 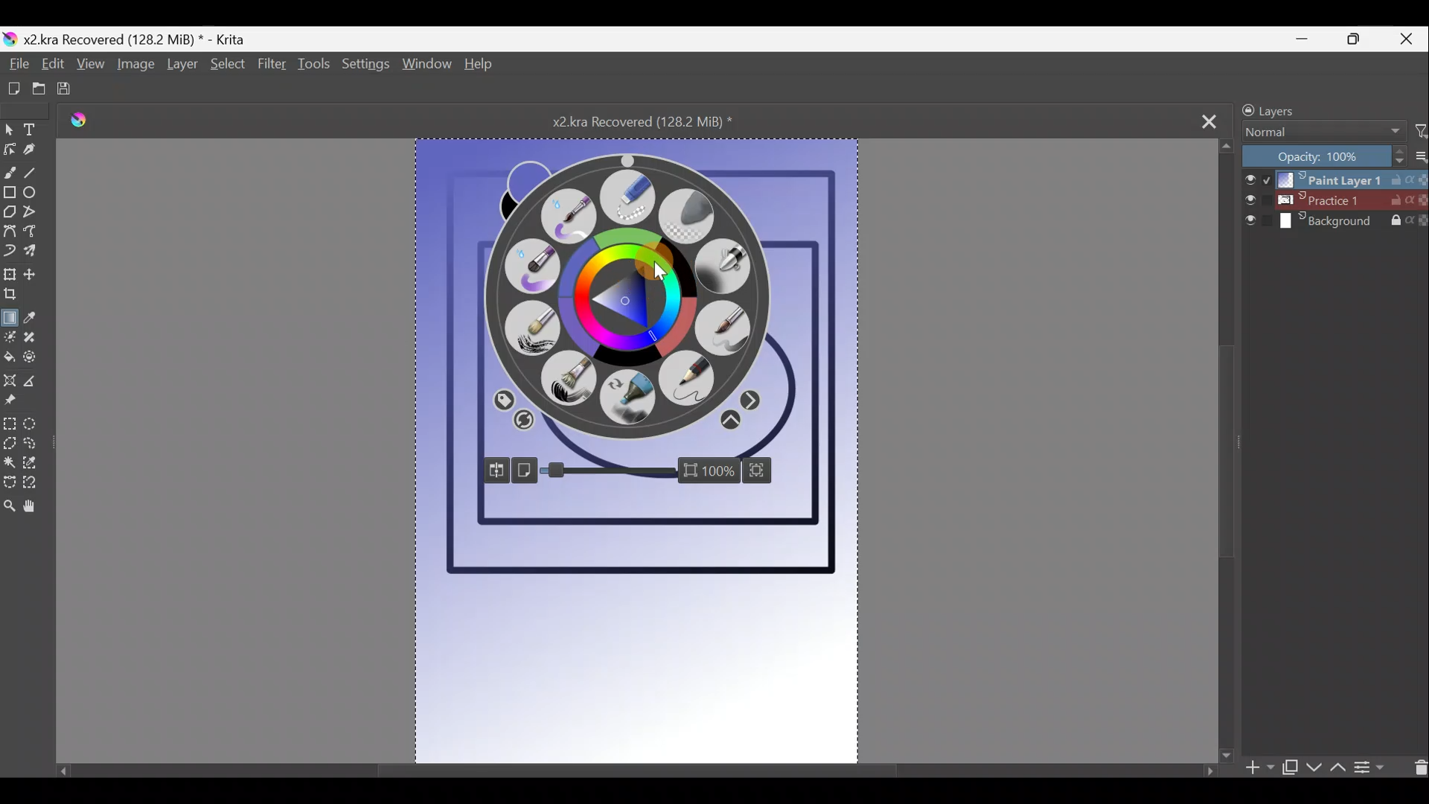 I want to click on Polgonal selection tool, so click(x=9, y=444).